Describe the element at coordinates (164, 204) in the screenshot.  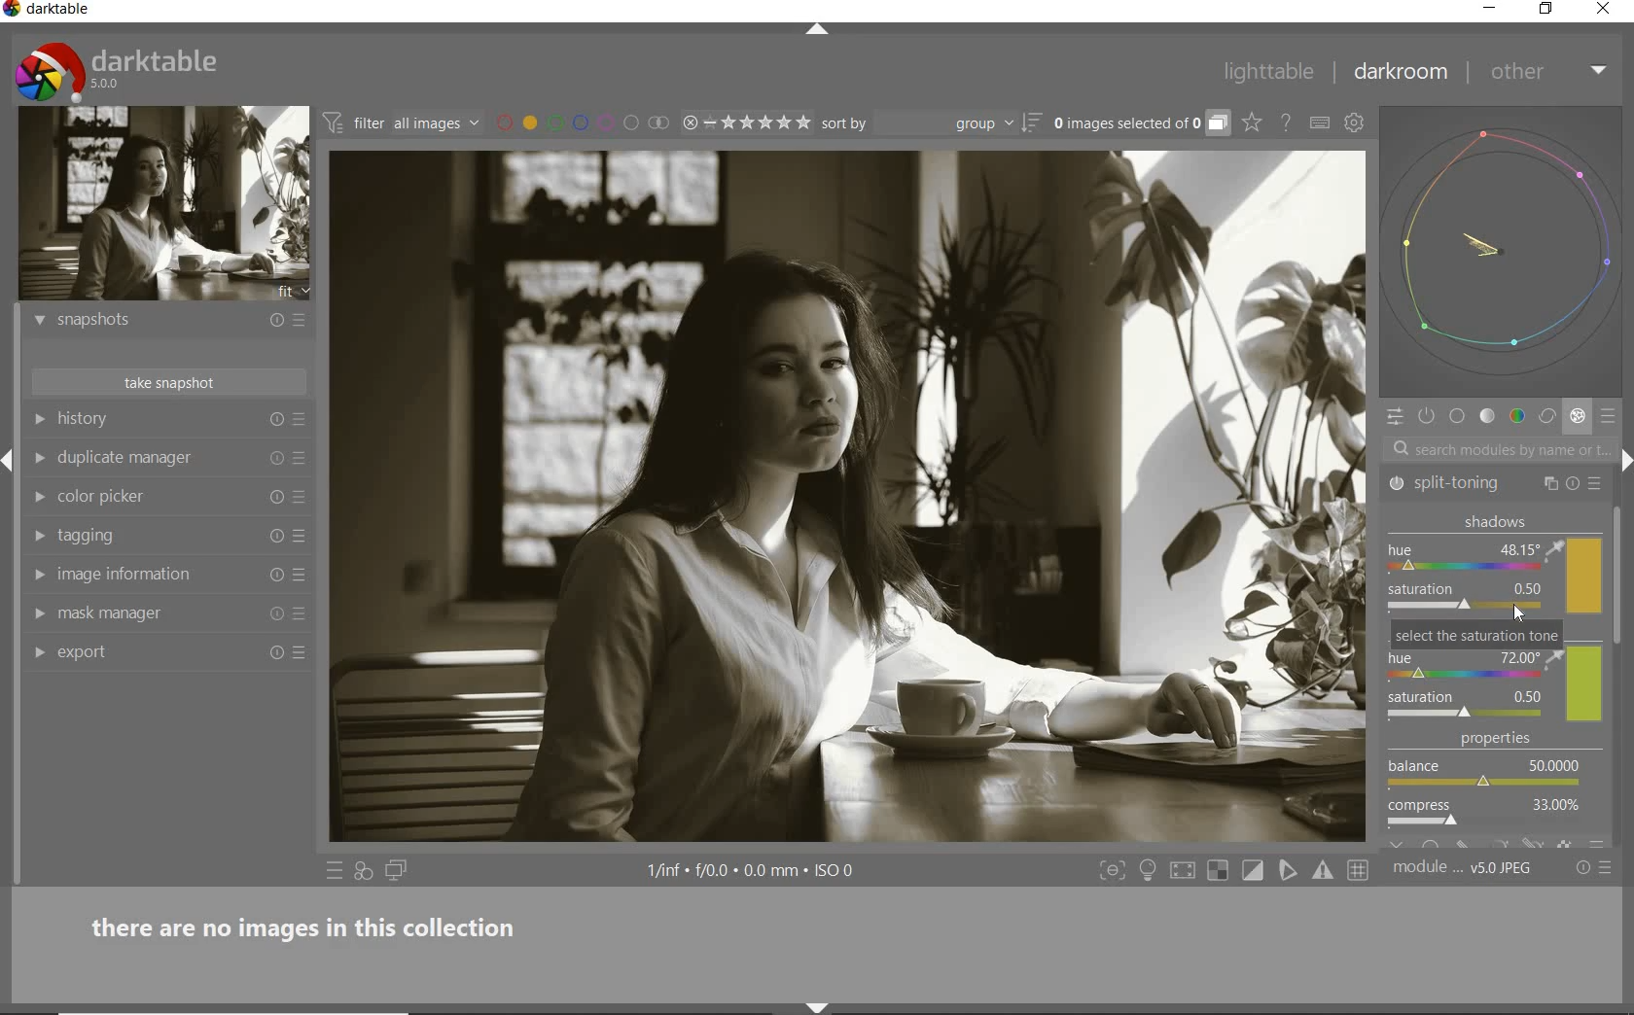
I see `image preview` at that location.